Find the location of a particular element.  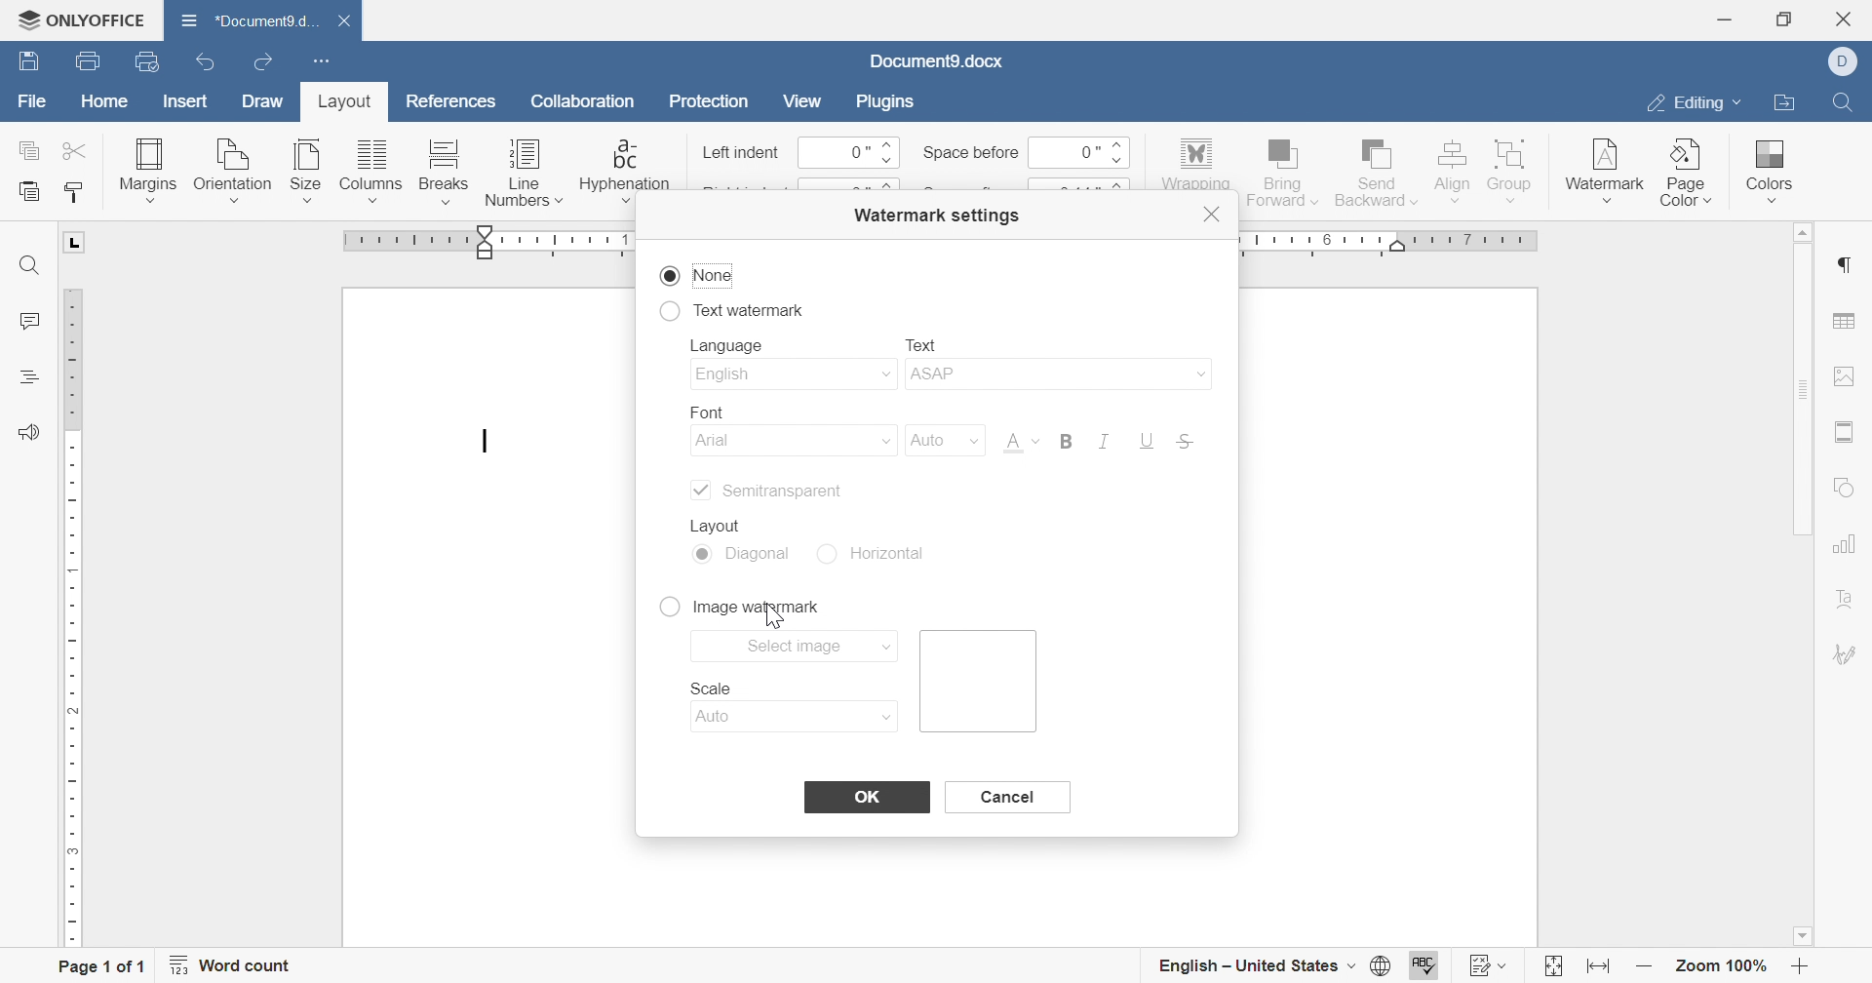

group is located at coordinates (1512, 169).